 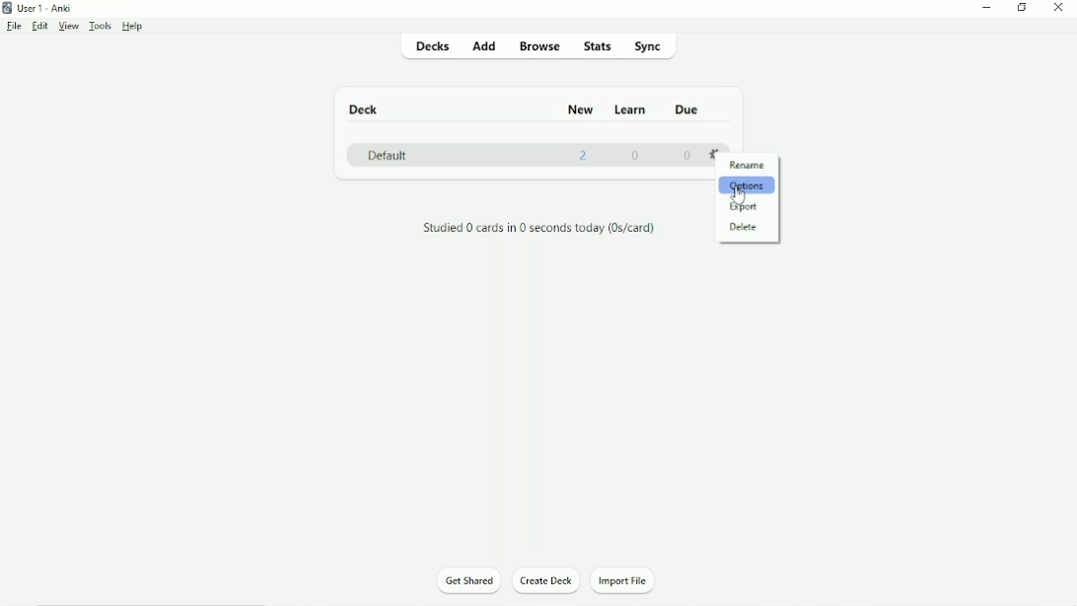 What do you see at coordinates (661, 47) in the screenshot?
I see `Sync` at bounding box center [661, 47].